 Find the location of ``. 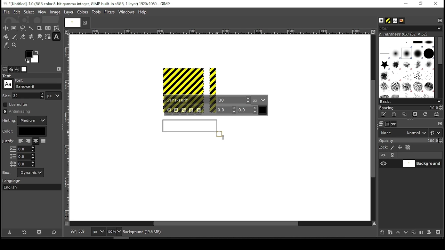

 is located at coordinates (7, 172).